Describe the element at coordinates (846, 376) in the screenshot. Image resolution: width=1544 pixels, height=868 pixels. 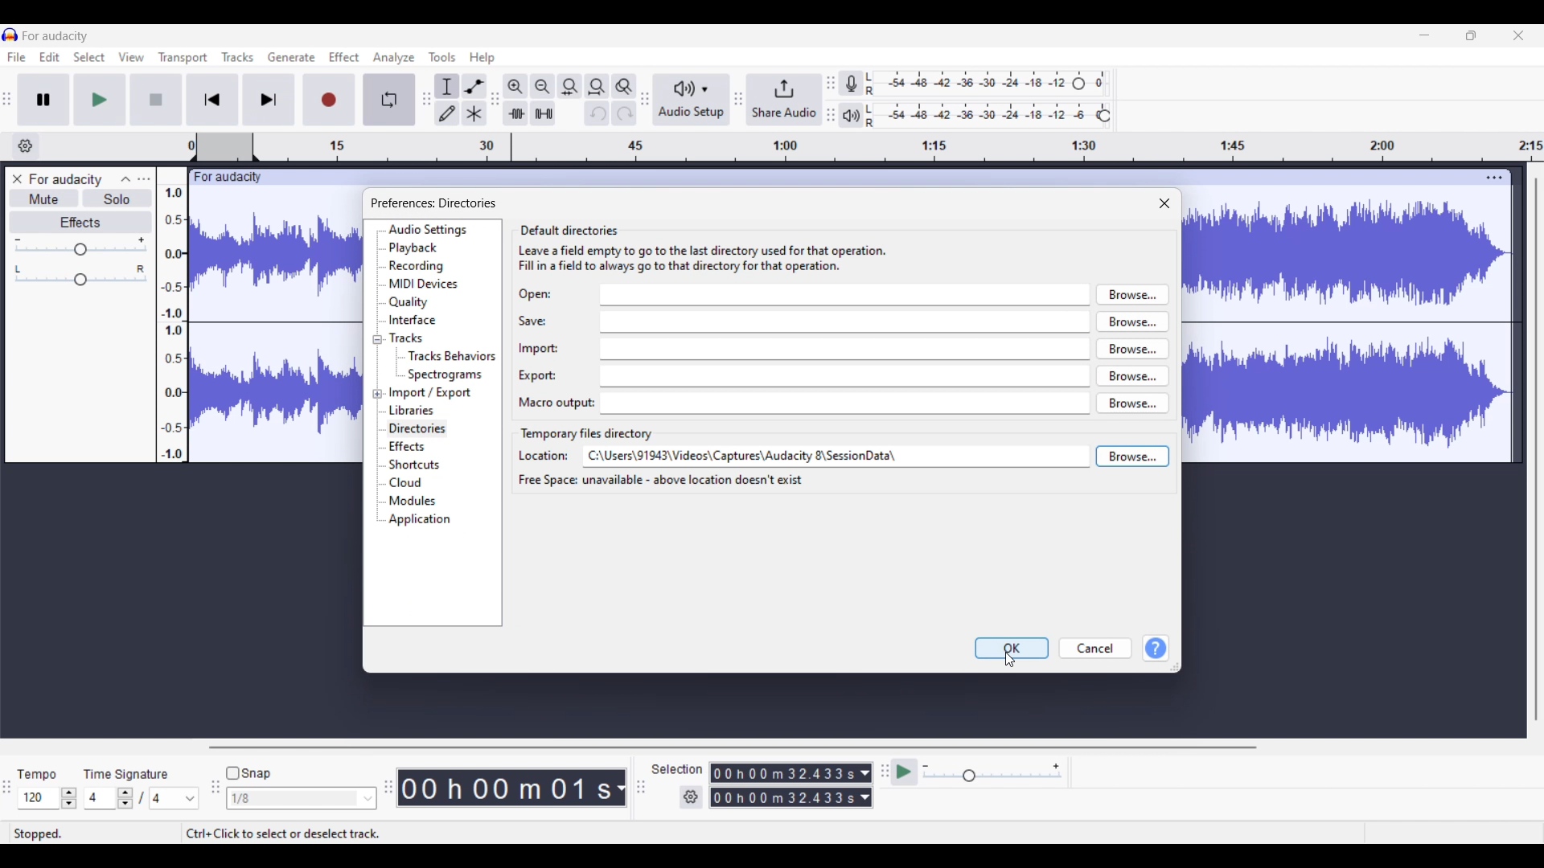
I see `export input box` at that location.